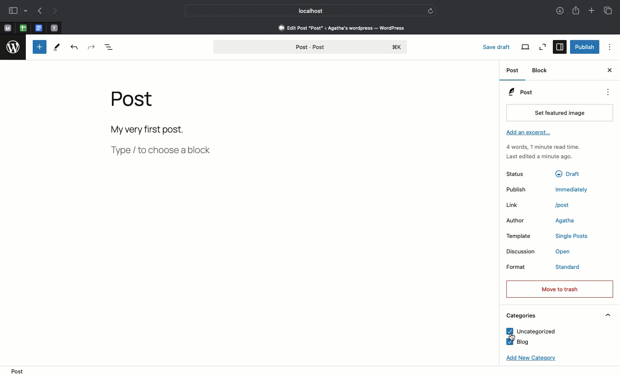 Image resolution: width=620 pixels, height=376 pixels. I want to click on /post, so click(567, 205).